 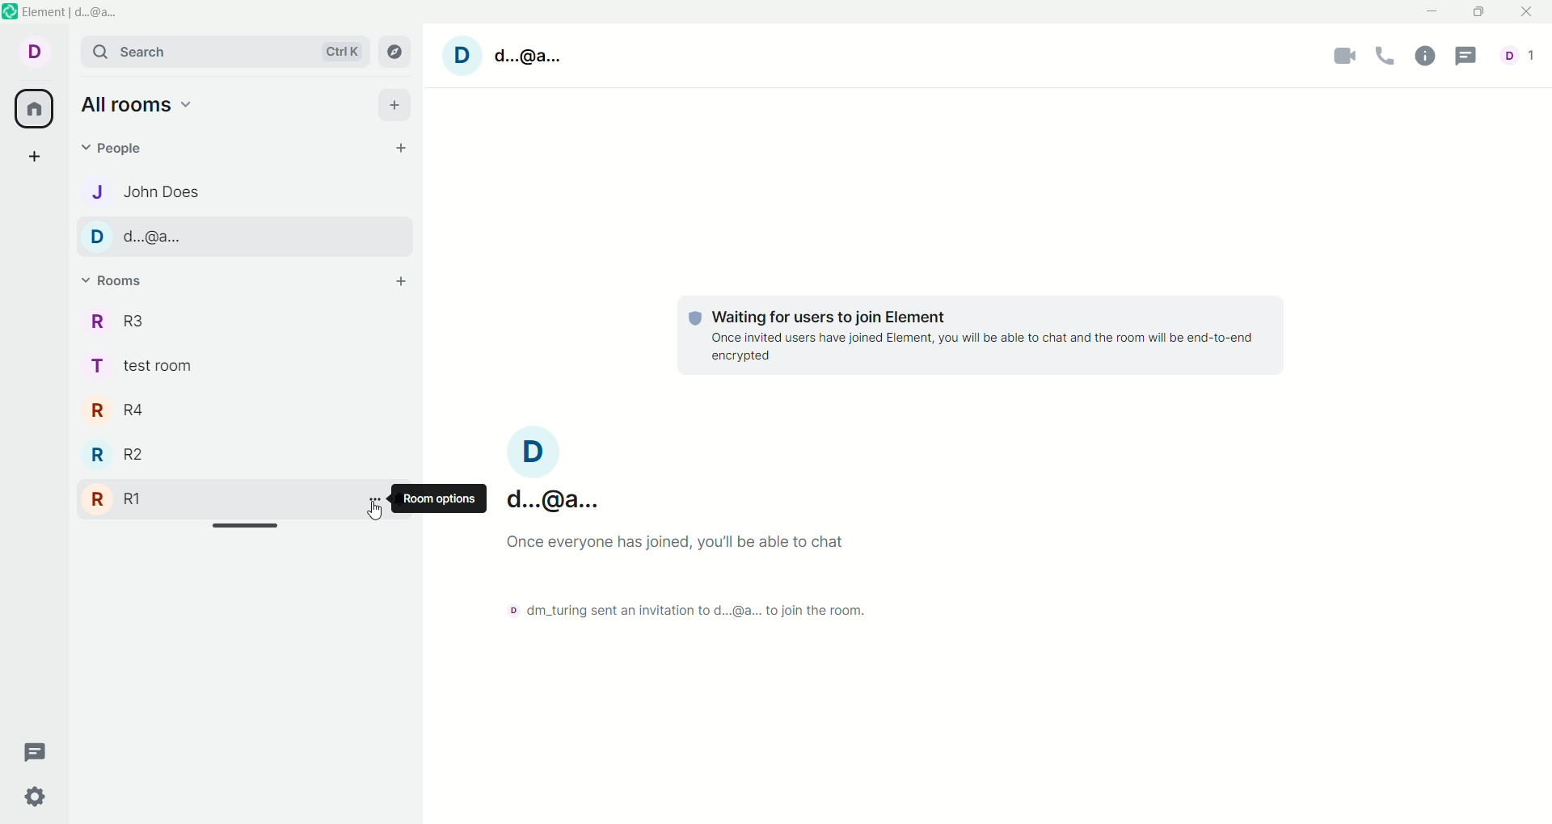 What do you see at coordinates (32, 752) in the screenshot?
I see `threads` at bounding box center [32, 752].